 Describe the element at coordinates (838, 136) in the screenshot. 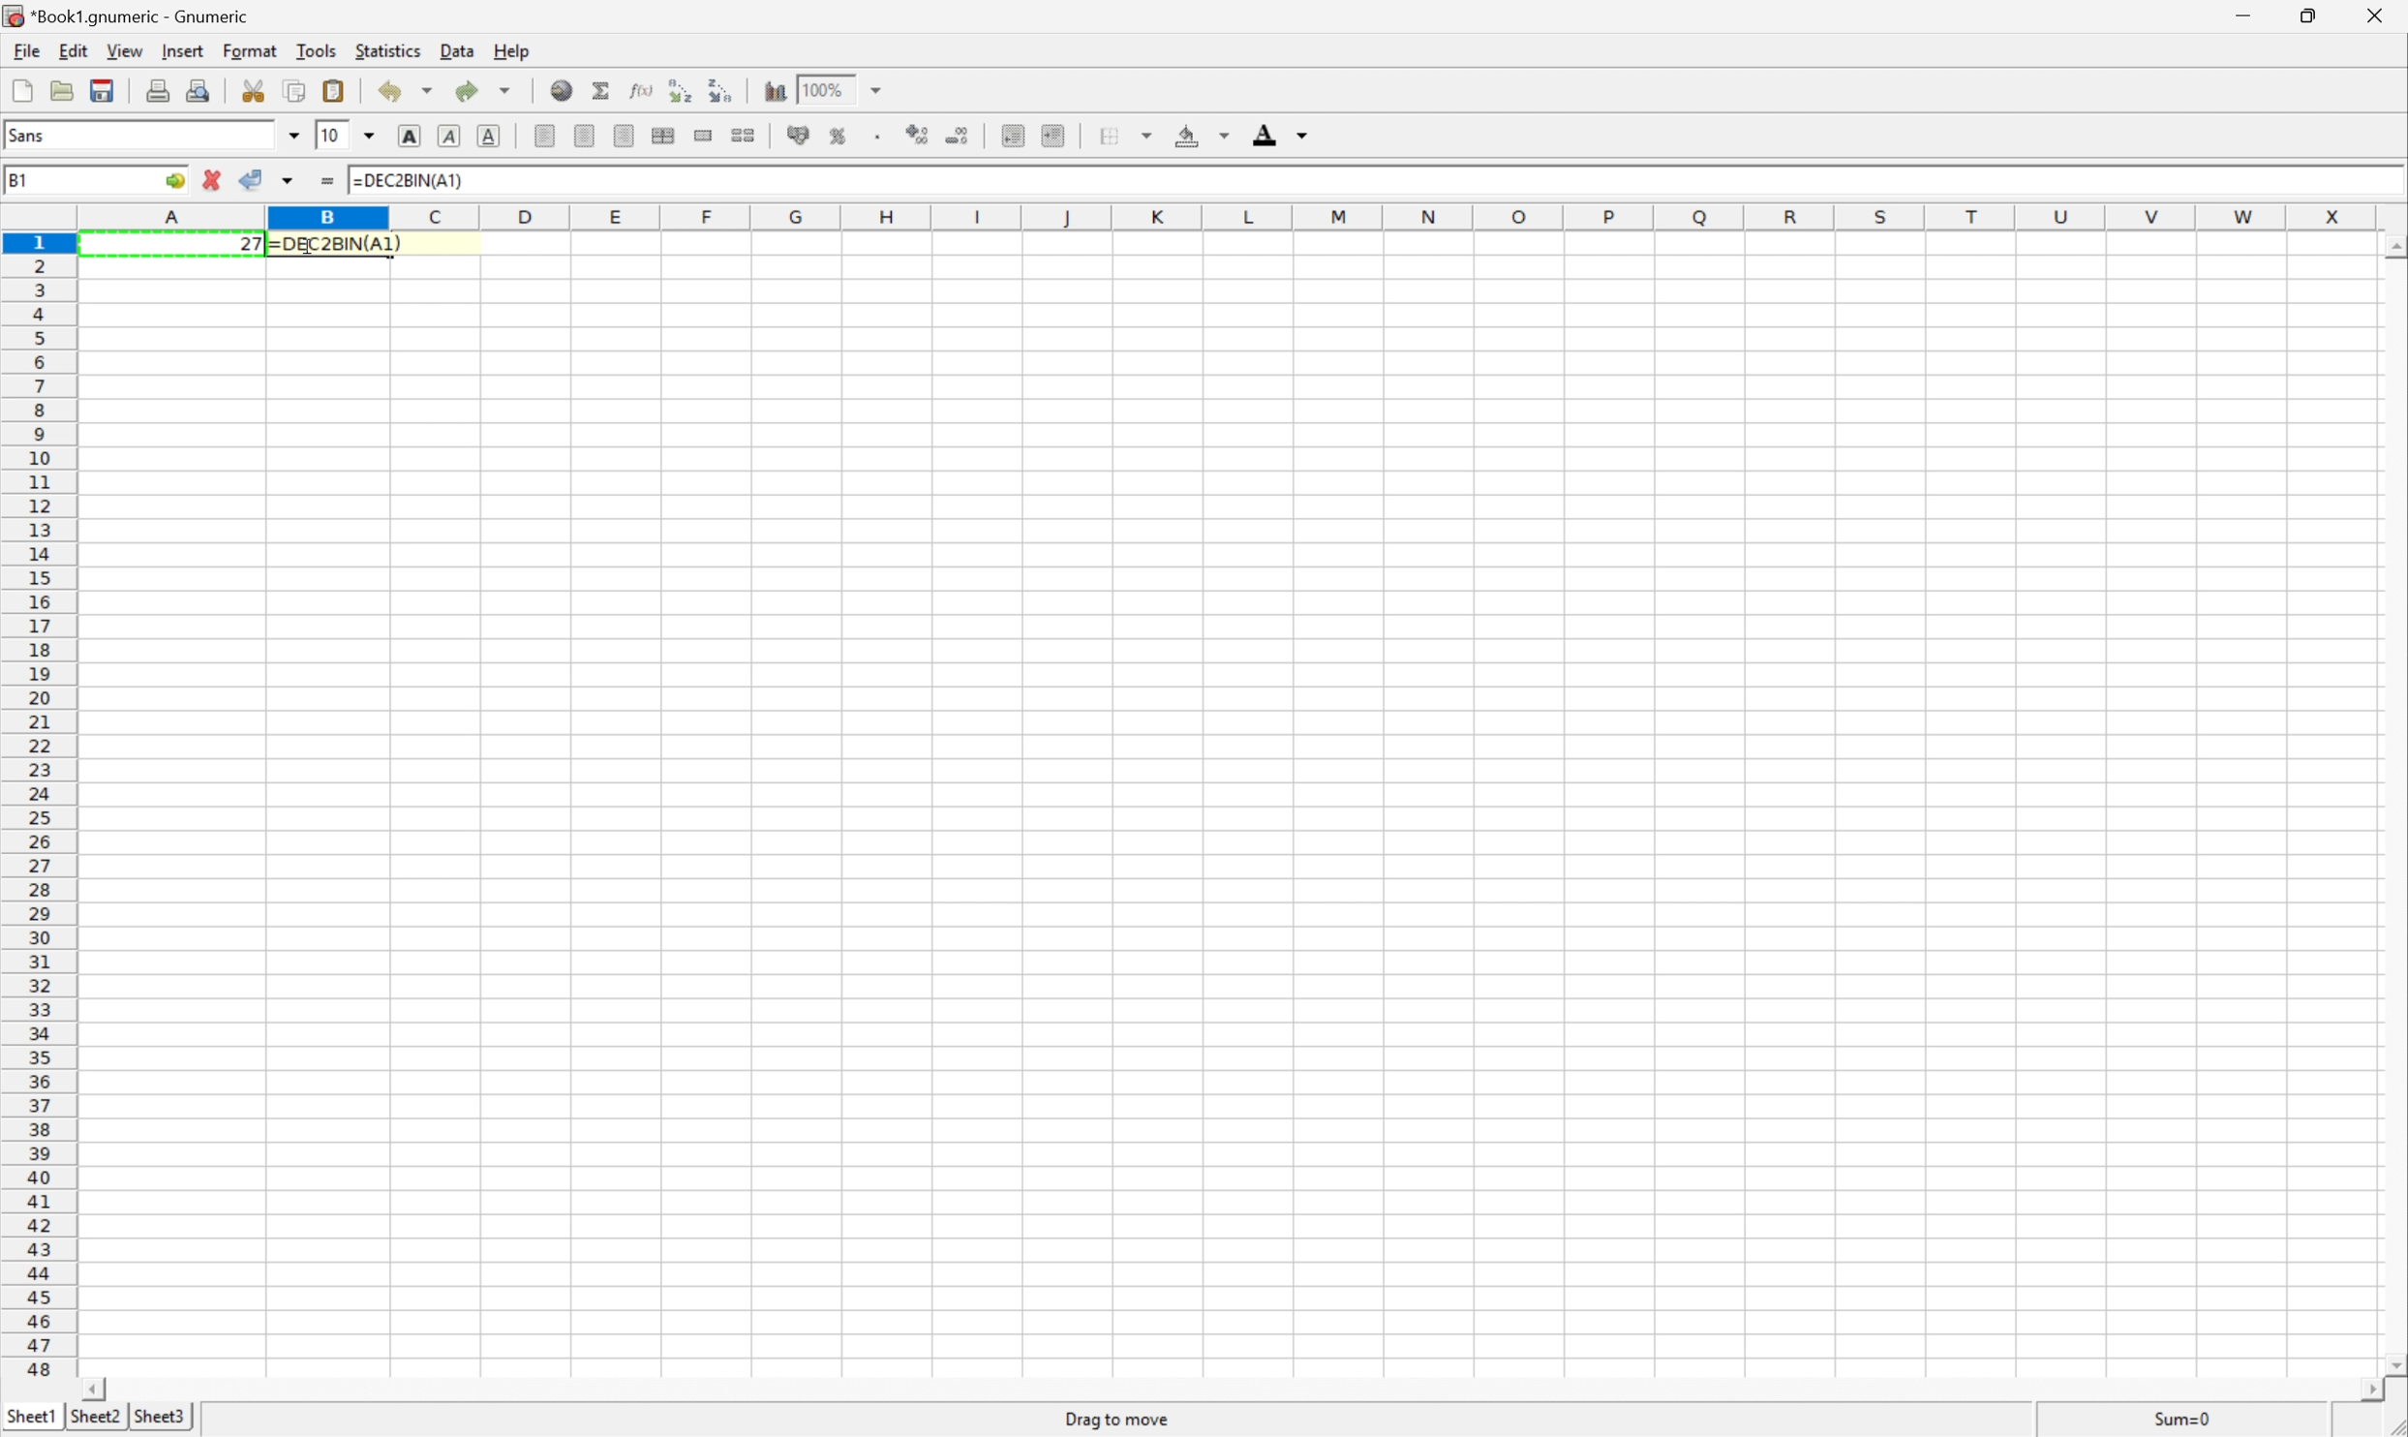

I see `Format the selection as percentage` at that location.